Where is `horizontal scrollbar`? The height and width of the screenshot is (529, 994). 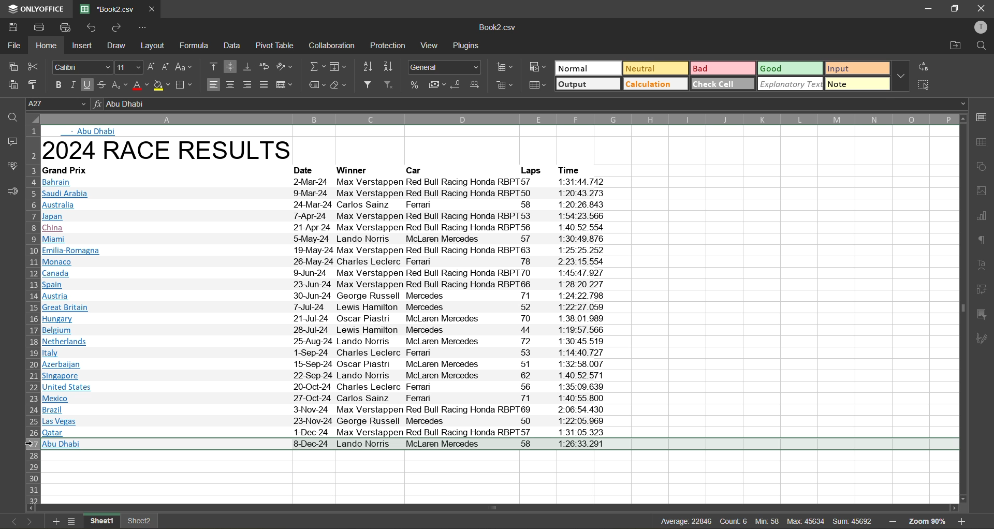
horizontal scrollbar is located at coordinates (496, 507).